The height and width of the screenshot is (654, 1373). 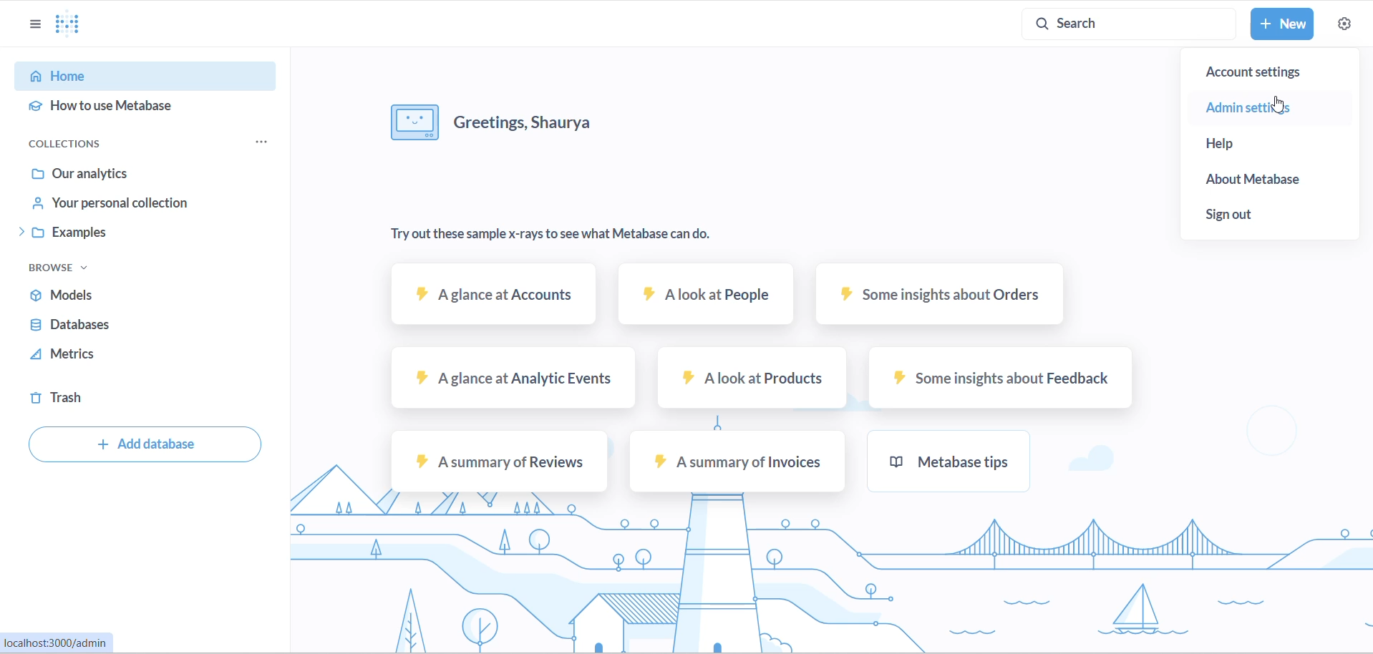 I want to click on metrics, so click(x=93, y=357).